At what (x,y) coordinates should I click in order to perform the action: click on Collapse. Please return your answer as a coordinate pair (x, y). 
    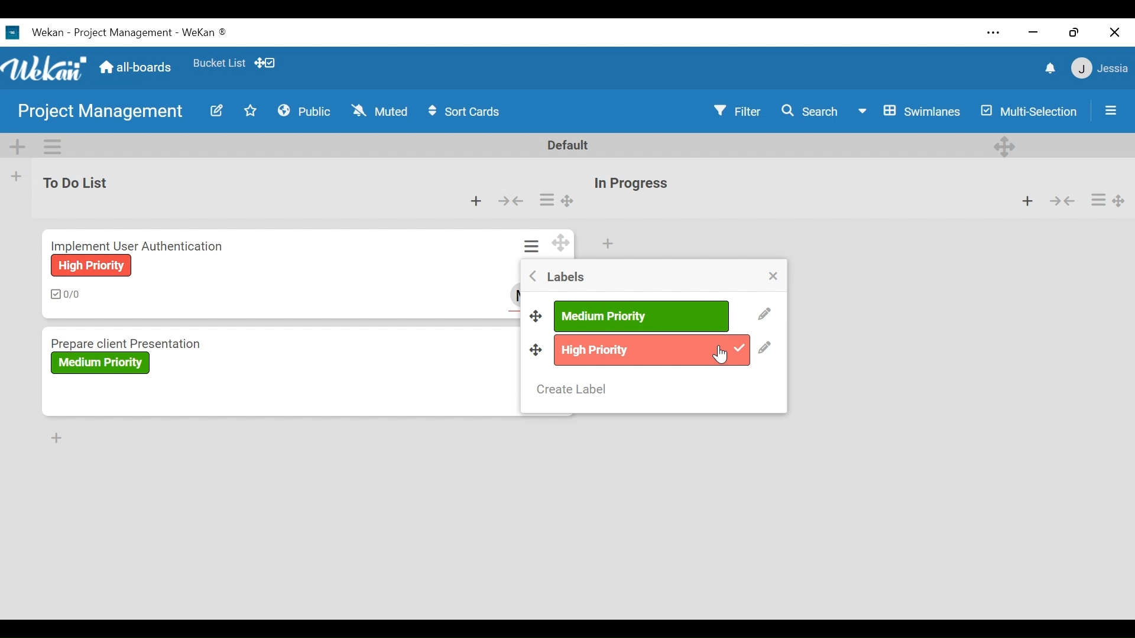
    Looking at the image, I should click on (1061, 200).